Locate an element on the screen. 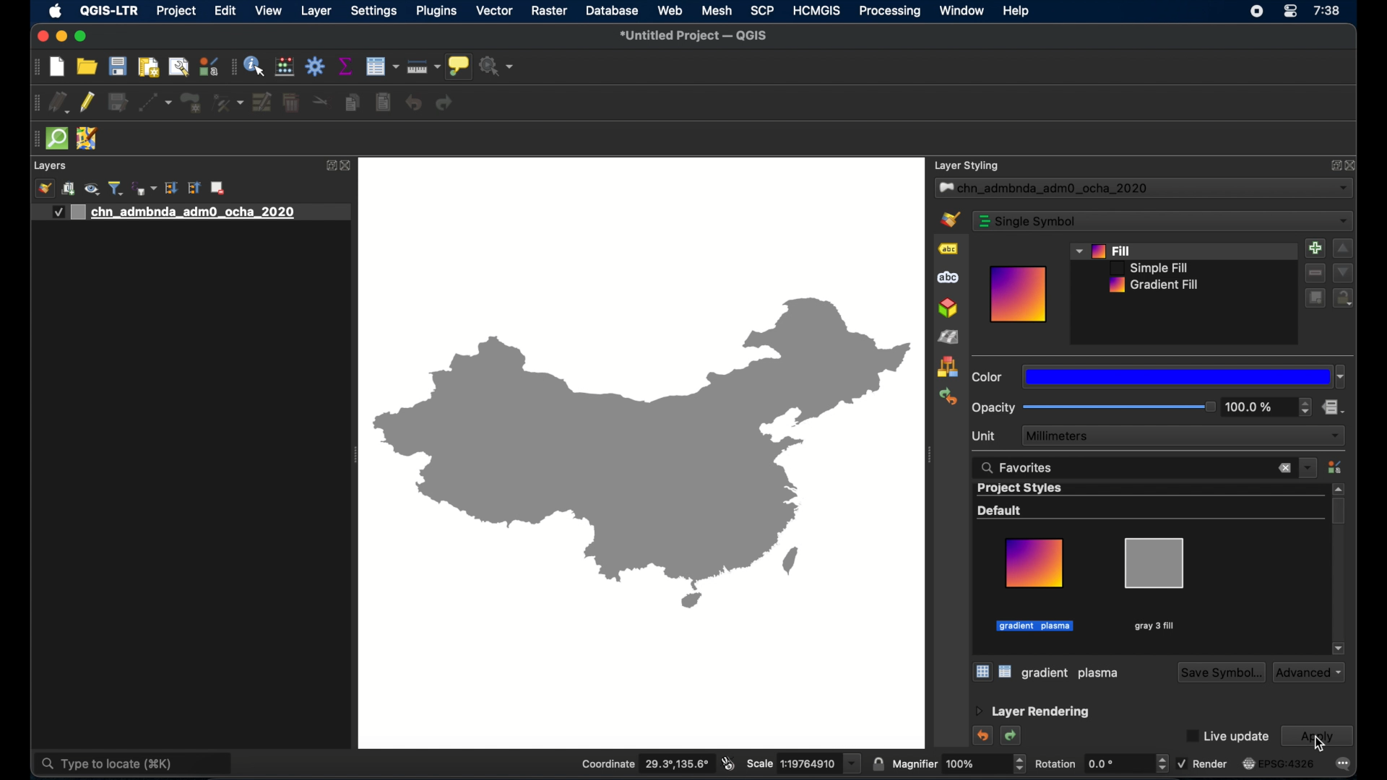  single symbol dropdown is located at coordinates (1162, 221).